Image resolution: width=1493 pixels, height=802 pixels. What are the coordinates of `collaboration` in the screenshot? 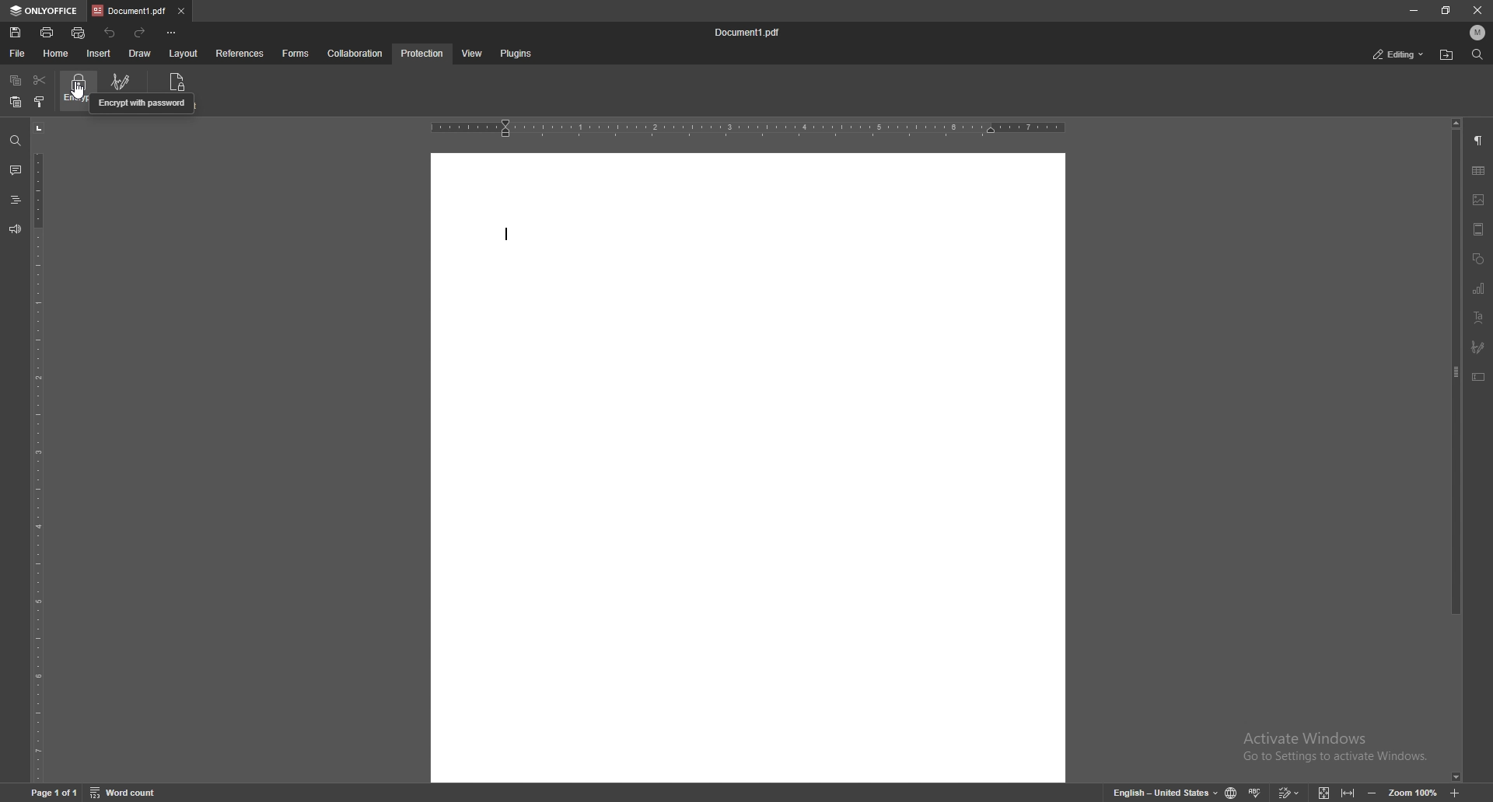 It's located at (355, 53).